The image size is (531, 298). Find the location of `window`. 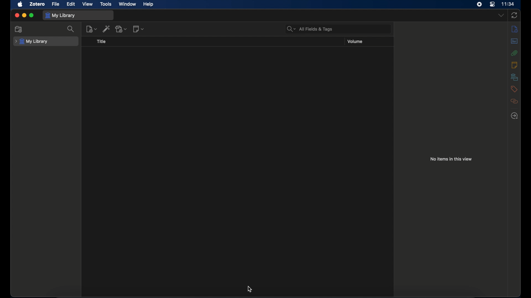

window is located at coordinates (127, 4).